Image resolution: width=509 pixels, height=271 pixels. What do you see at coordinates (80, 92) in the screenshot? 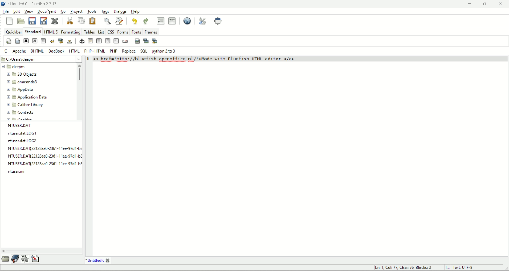
I see `vertical scroll bar` at bounding box center [80, 92].